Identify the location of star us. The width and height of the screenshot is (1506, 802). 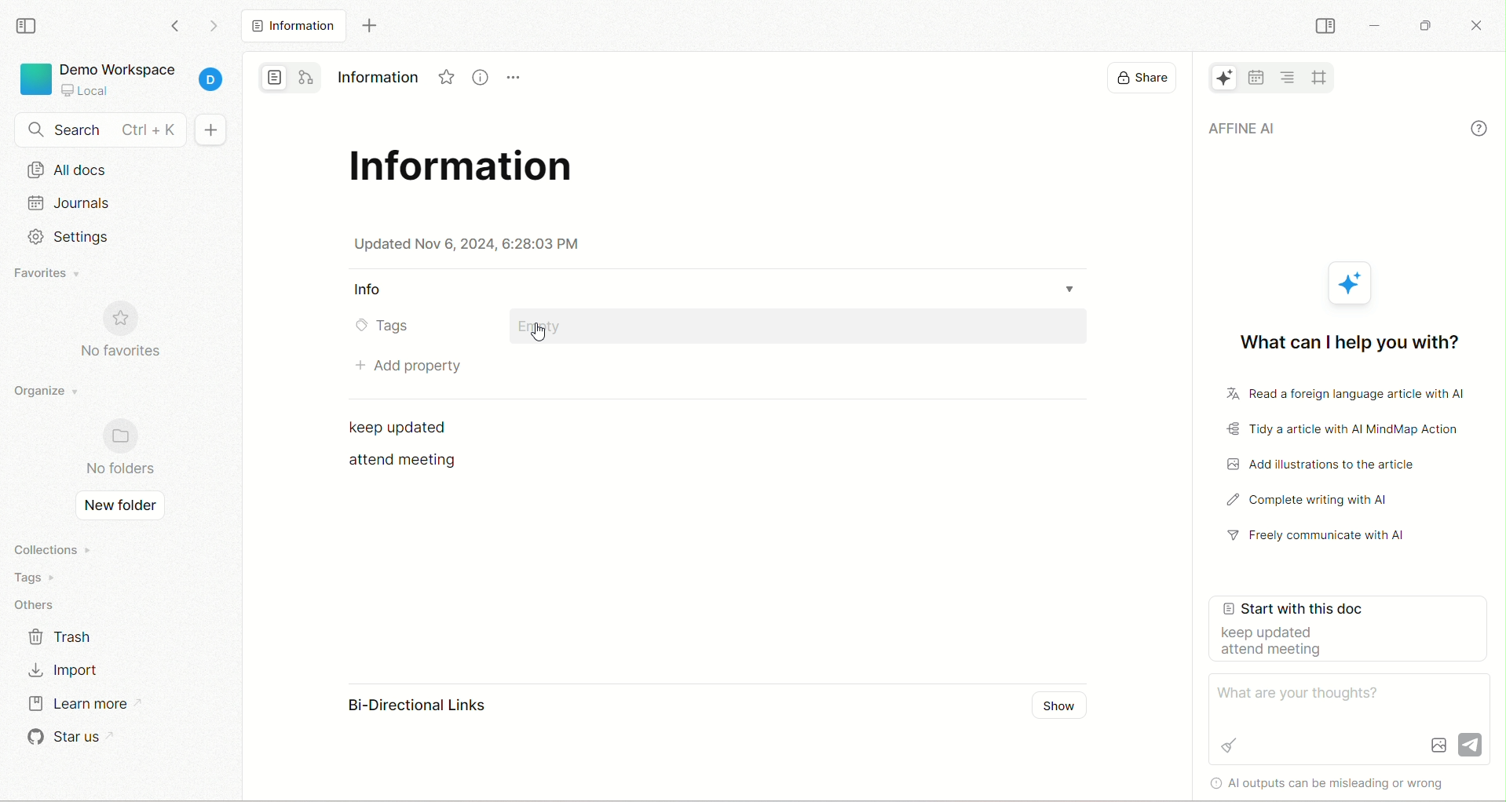
(65, 738).